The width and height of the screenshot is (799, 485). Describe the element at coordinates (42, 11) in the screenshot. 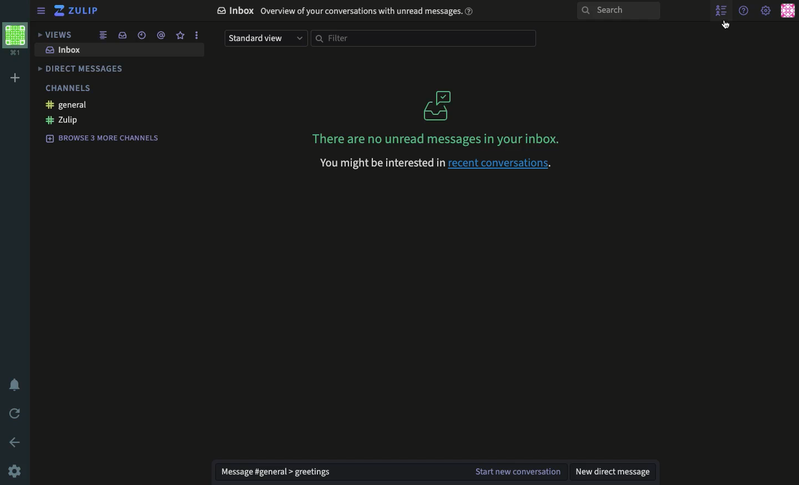

I see `sidebar` at that location.